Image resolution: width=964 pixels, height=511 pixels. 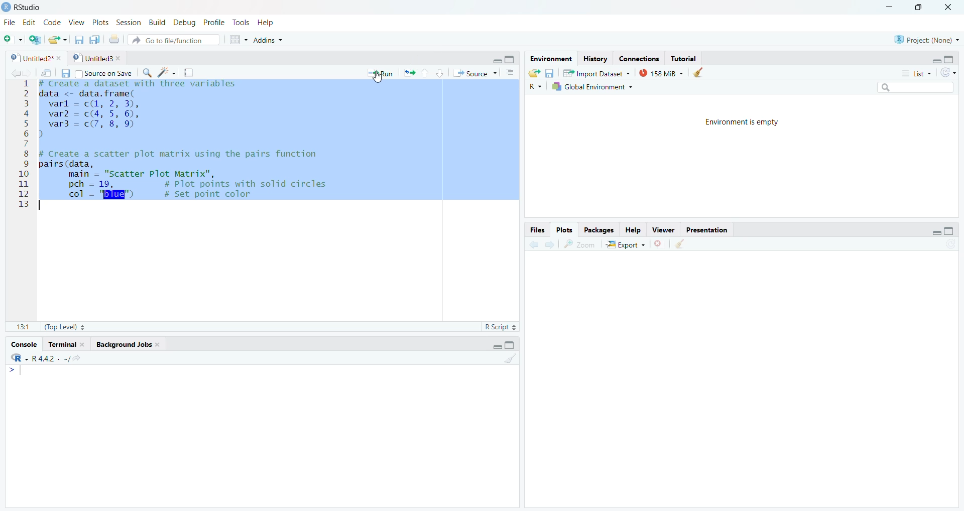 I want to click on Plots, so click(x=100, y=22).